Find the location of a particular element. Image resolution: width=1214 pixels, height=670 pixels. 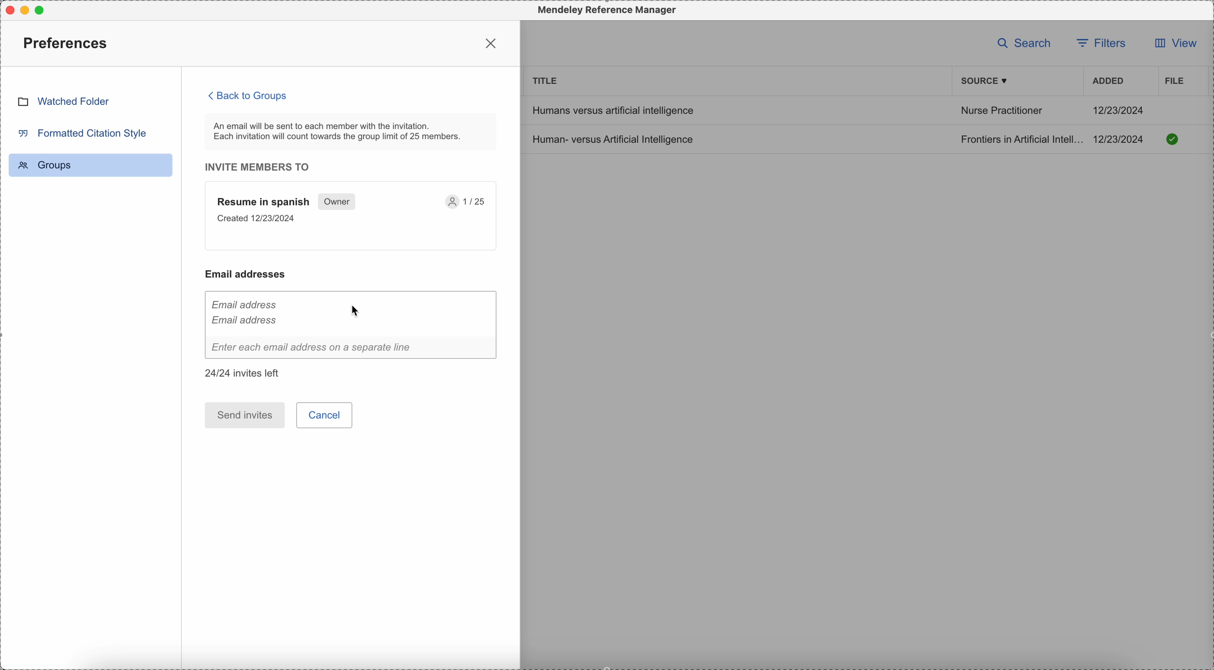

send invites is located at coordinates (245, 415).